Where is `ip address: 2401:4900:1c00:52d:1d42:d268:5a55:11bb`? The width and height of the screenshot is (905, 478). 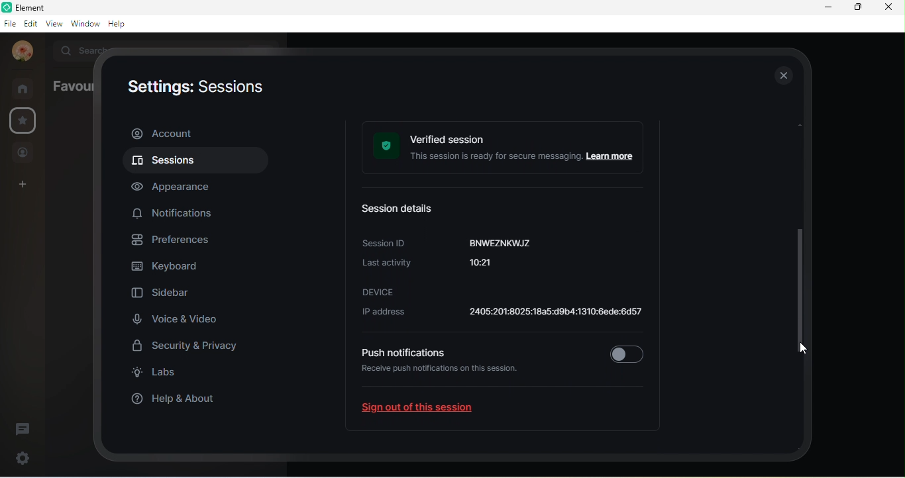 ip address: 2401:4900:1c00:52d:1d42:d268:5a55:11bb is located at coordinates (499, 314).